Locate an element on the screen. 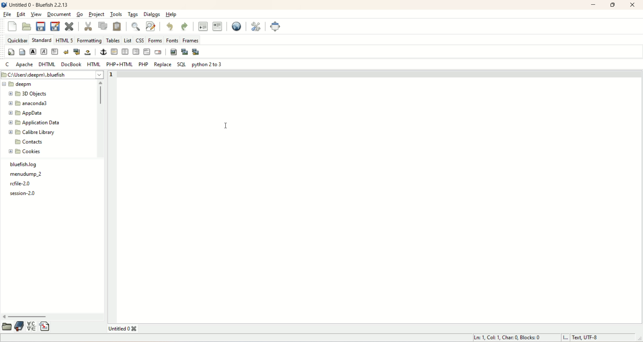 The height and width of the screenshot is (342, 643). HTML comment is located at coordinates (146, 52).